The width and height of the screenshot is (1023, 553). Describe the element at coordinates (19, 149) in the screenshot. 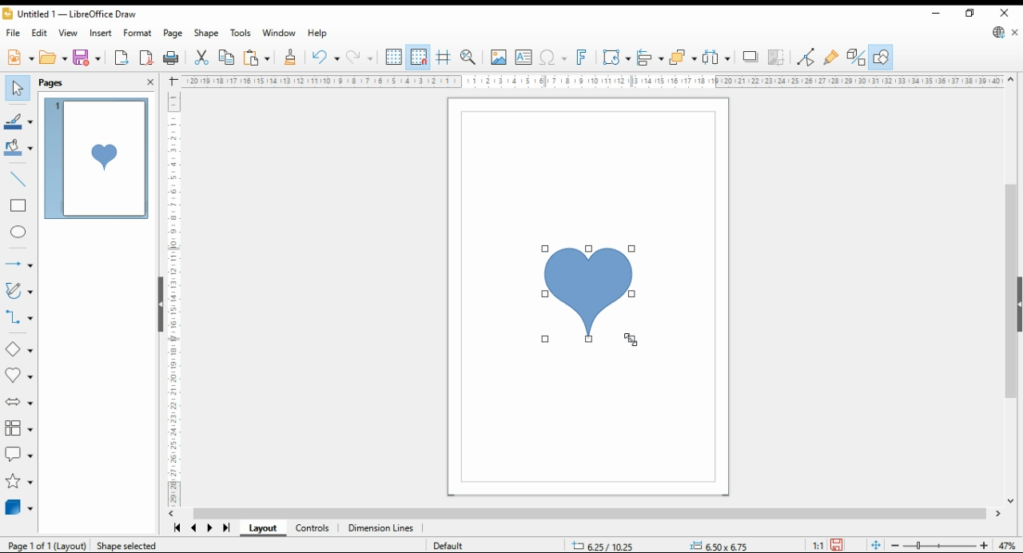

I see `fill color` at that location.